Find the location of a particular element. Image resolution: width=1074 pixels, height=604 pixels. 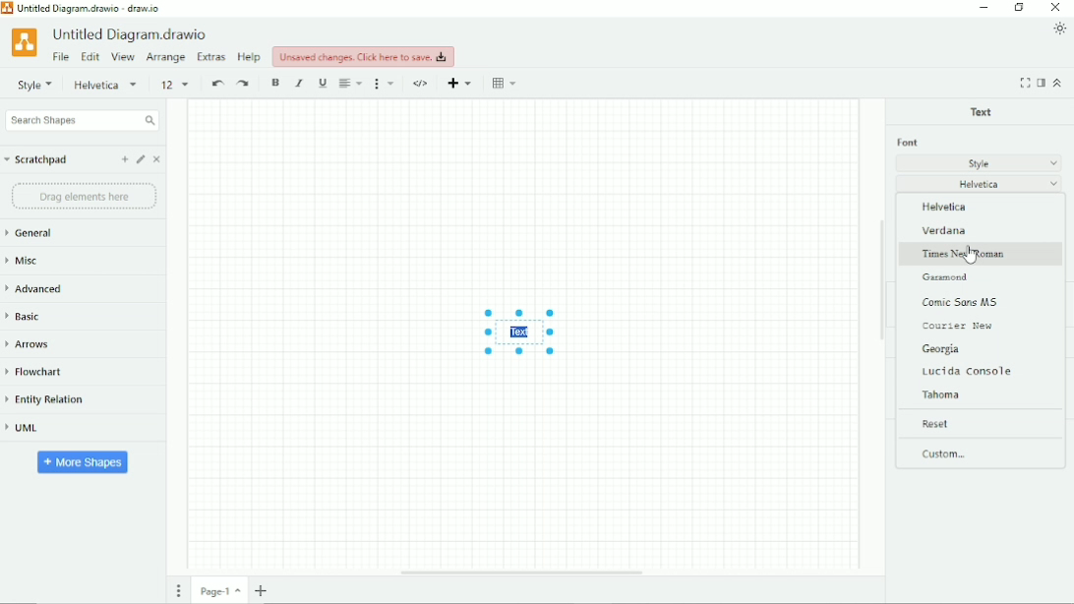

Garamond is located at coordinates (948, 278).